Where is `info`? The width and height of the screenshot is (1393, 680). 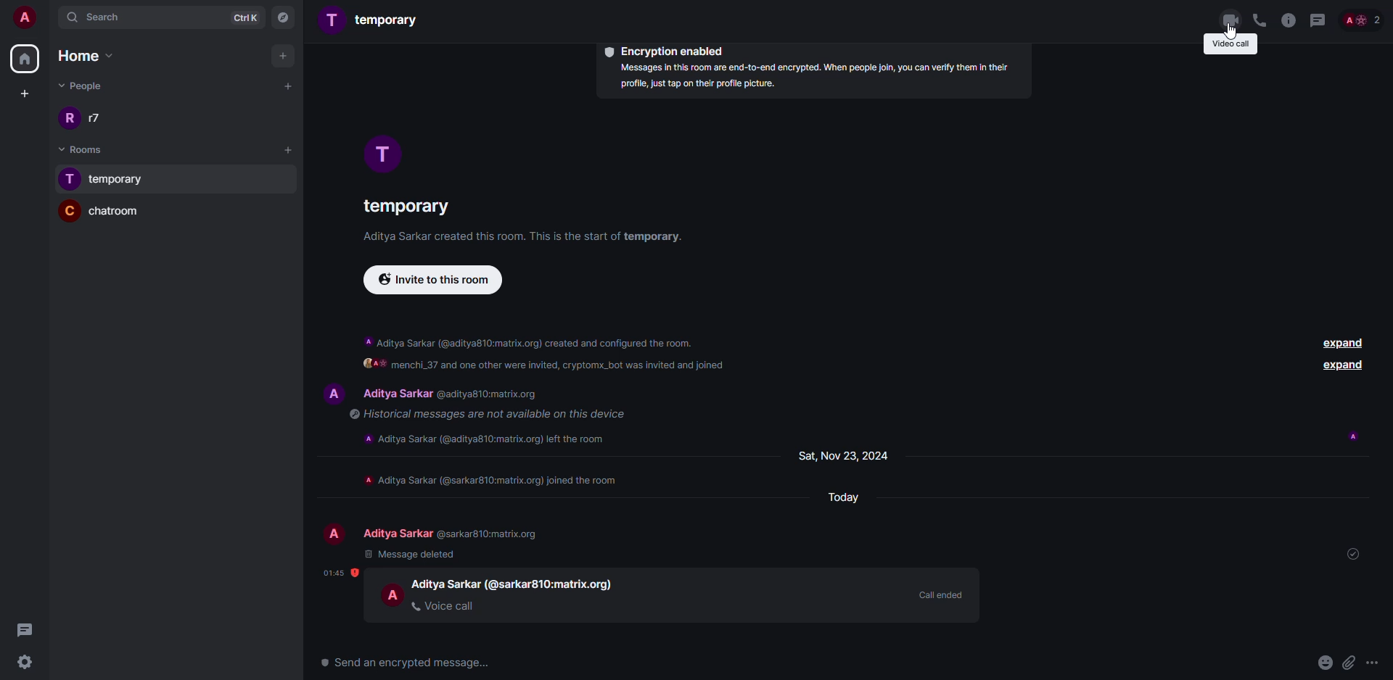
info is located at coordinates (1287, 20).